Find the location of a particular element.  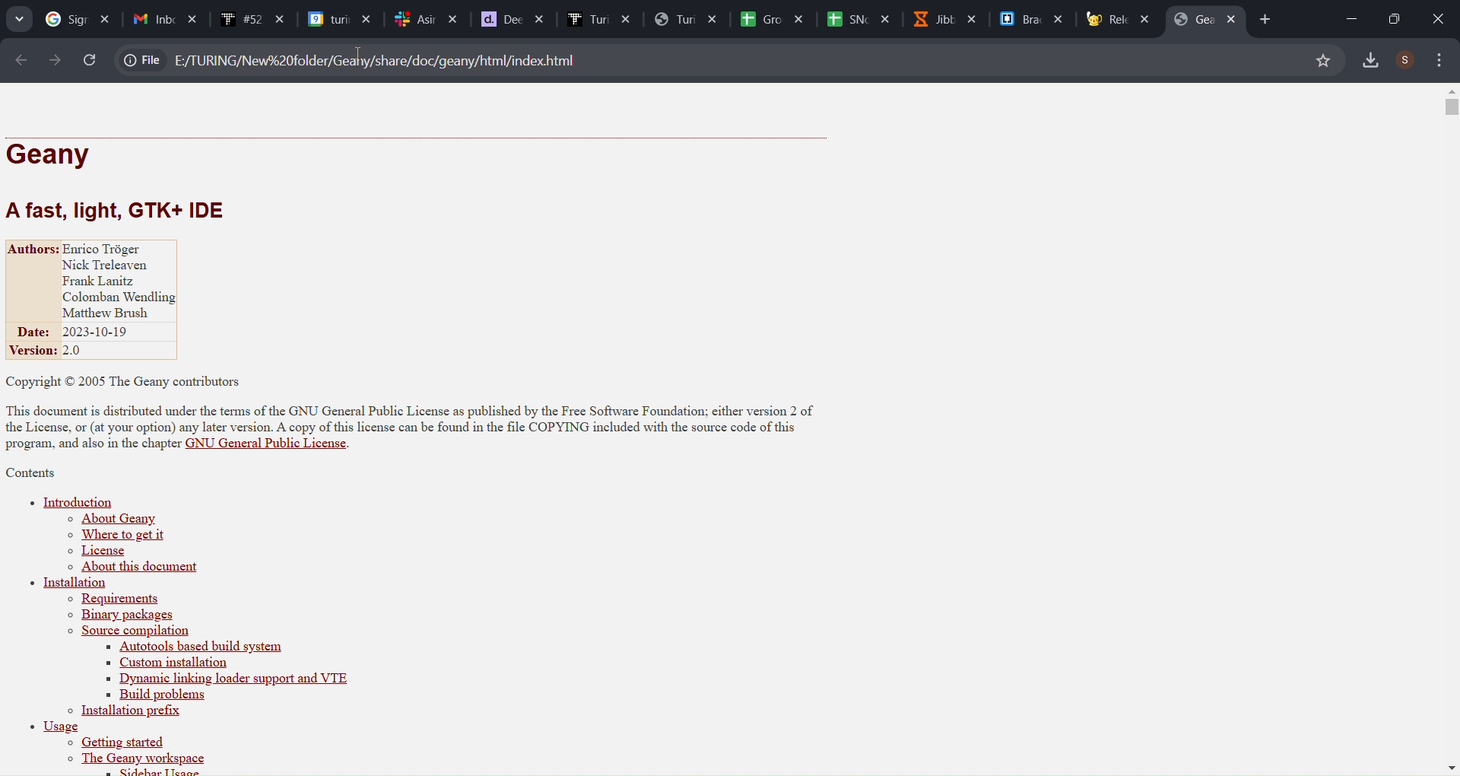

file is located at coordinates (144, 58).